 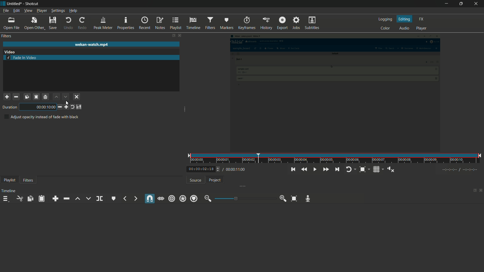 I want to click on zoom timeline to fit, so click(x=294, y=198).